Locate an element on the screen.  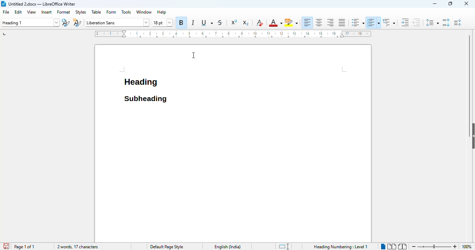
increase paragraph spacing is located at coordinates (446, 22).